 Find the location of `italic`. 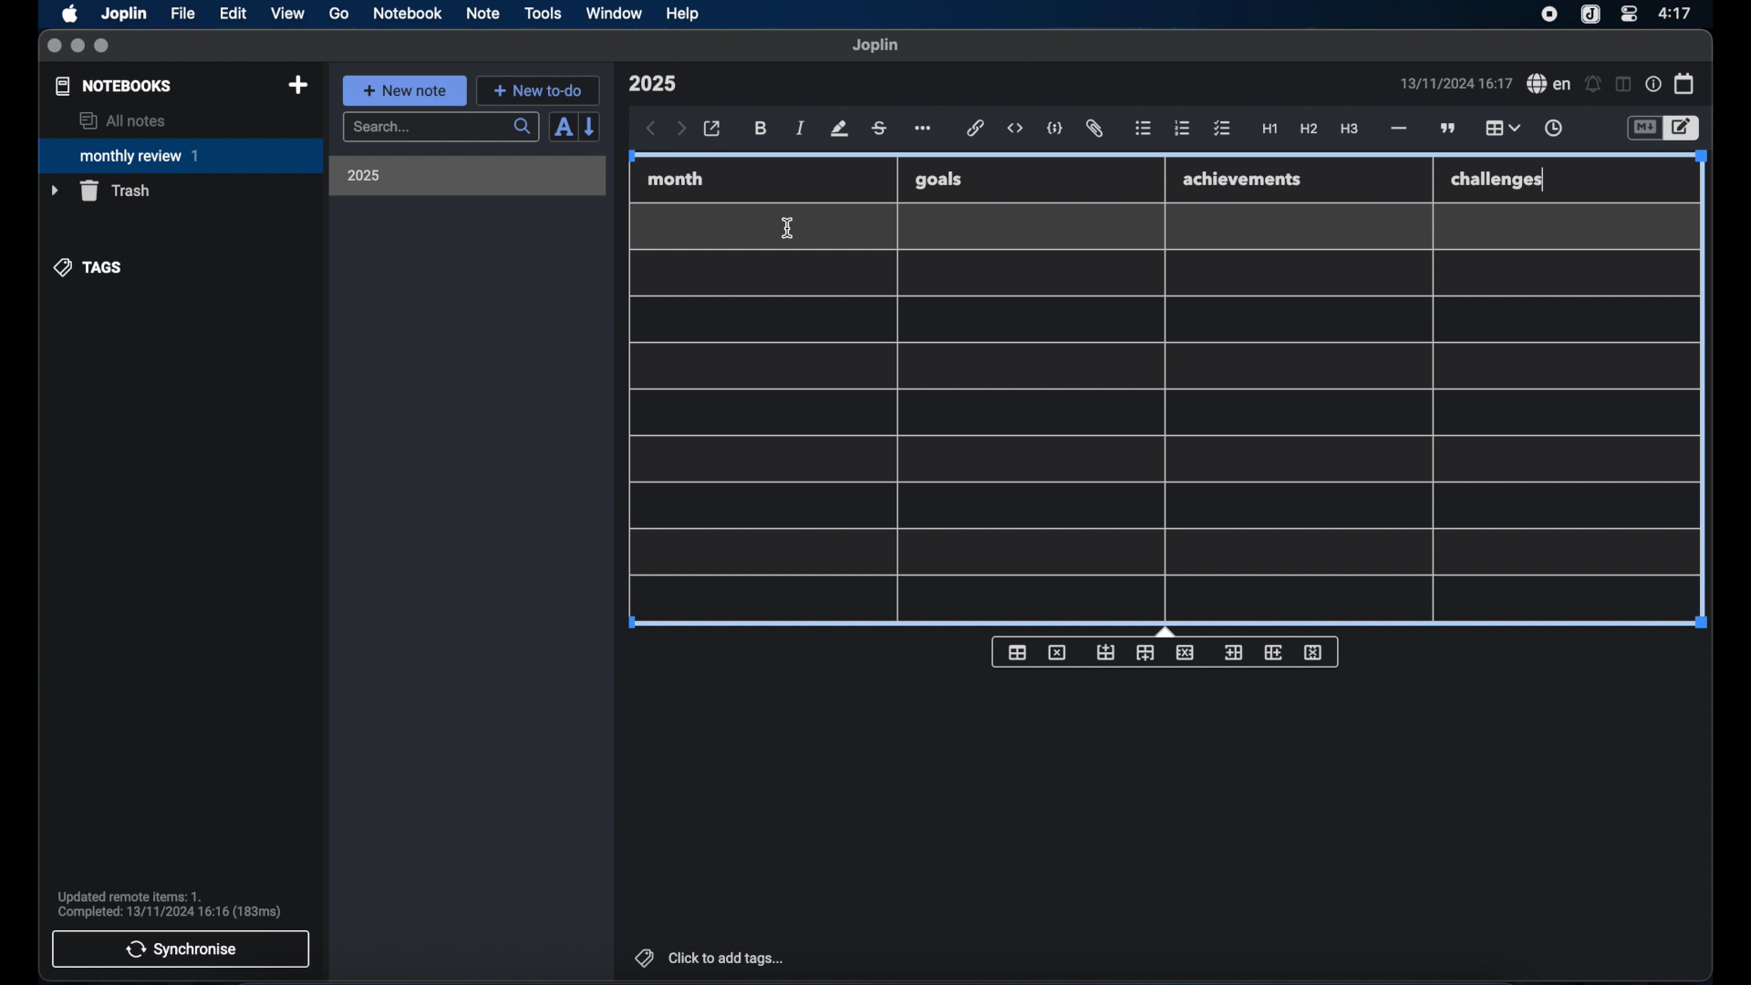

italic is located at coordinates (801, 128).